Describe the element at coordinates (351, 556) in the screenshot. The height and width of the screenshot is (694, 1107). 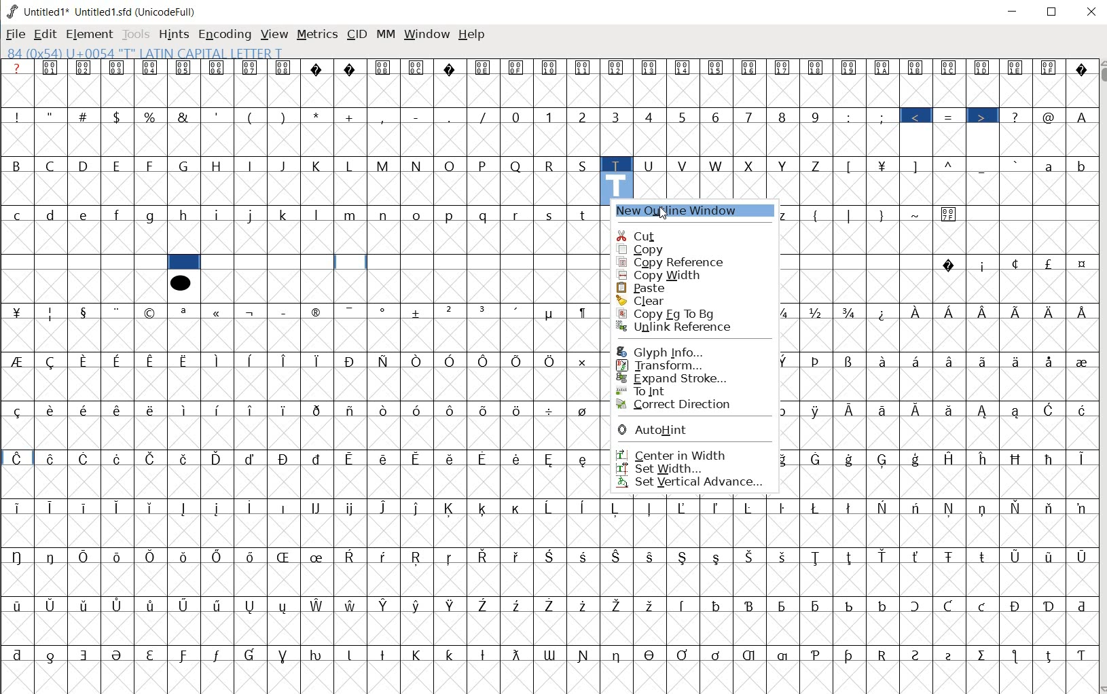
I see `Symbol` at that location.